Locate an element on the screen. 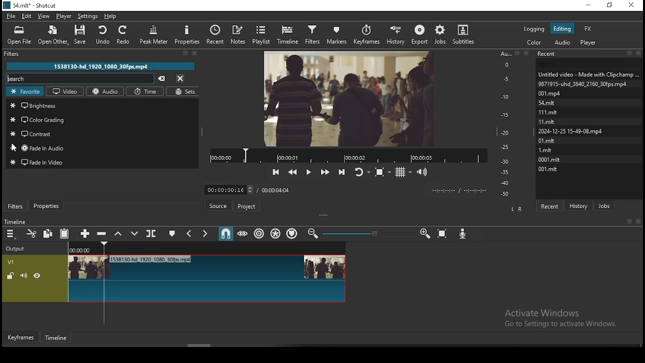 Image resolution: width=645 pixels, height=363 pixels. 1538130-hd_1920_1080_30fps.mp4 is located at coordinates (101, 66).